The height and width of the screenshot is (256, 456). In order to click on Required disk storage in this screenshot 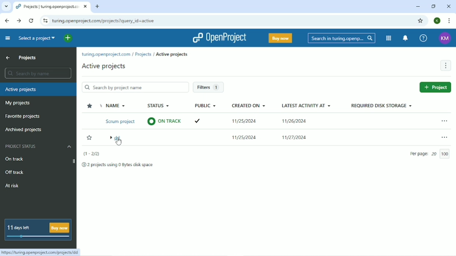, I will do `click(383, 106)`.